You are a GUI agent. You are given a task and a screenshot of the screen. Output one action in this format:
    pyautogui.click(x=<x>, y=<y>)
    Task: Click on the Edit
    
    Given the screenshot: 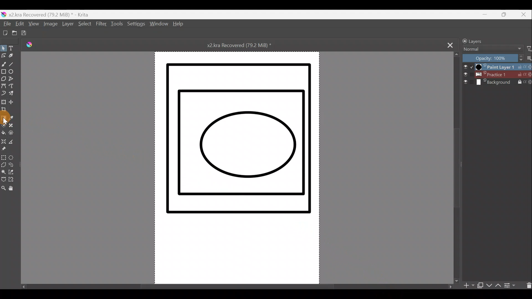 What is the action you would take?
    pyautogui.click(x=19, y=25)
    